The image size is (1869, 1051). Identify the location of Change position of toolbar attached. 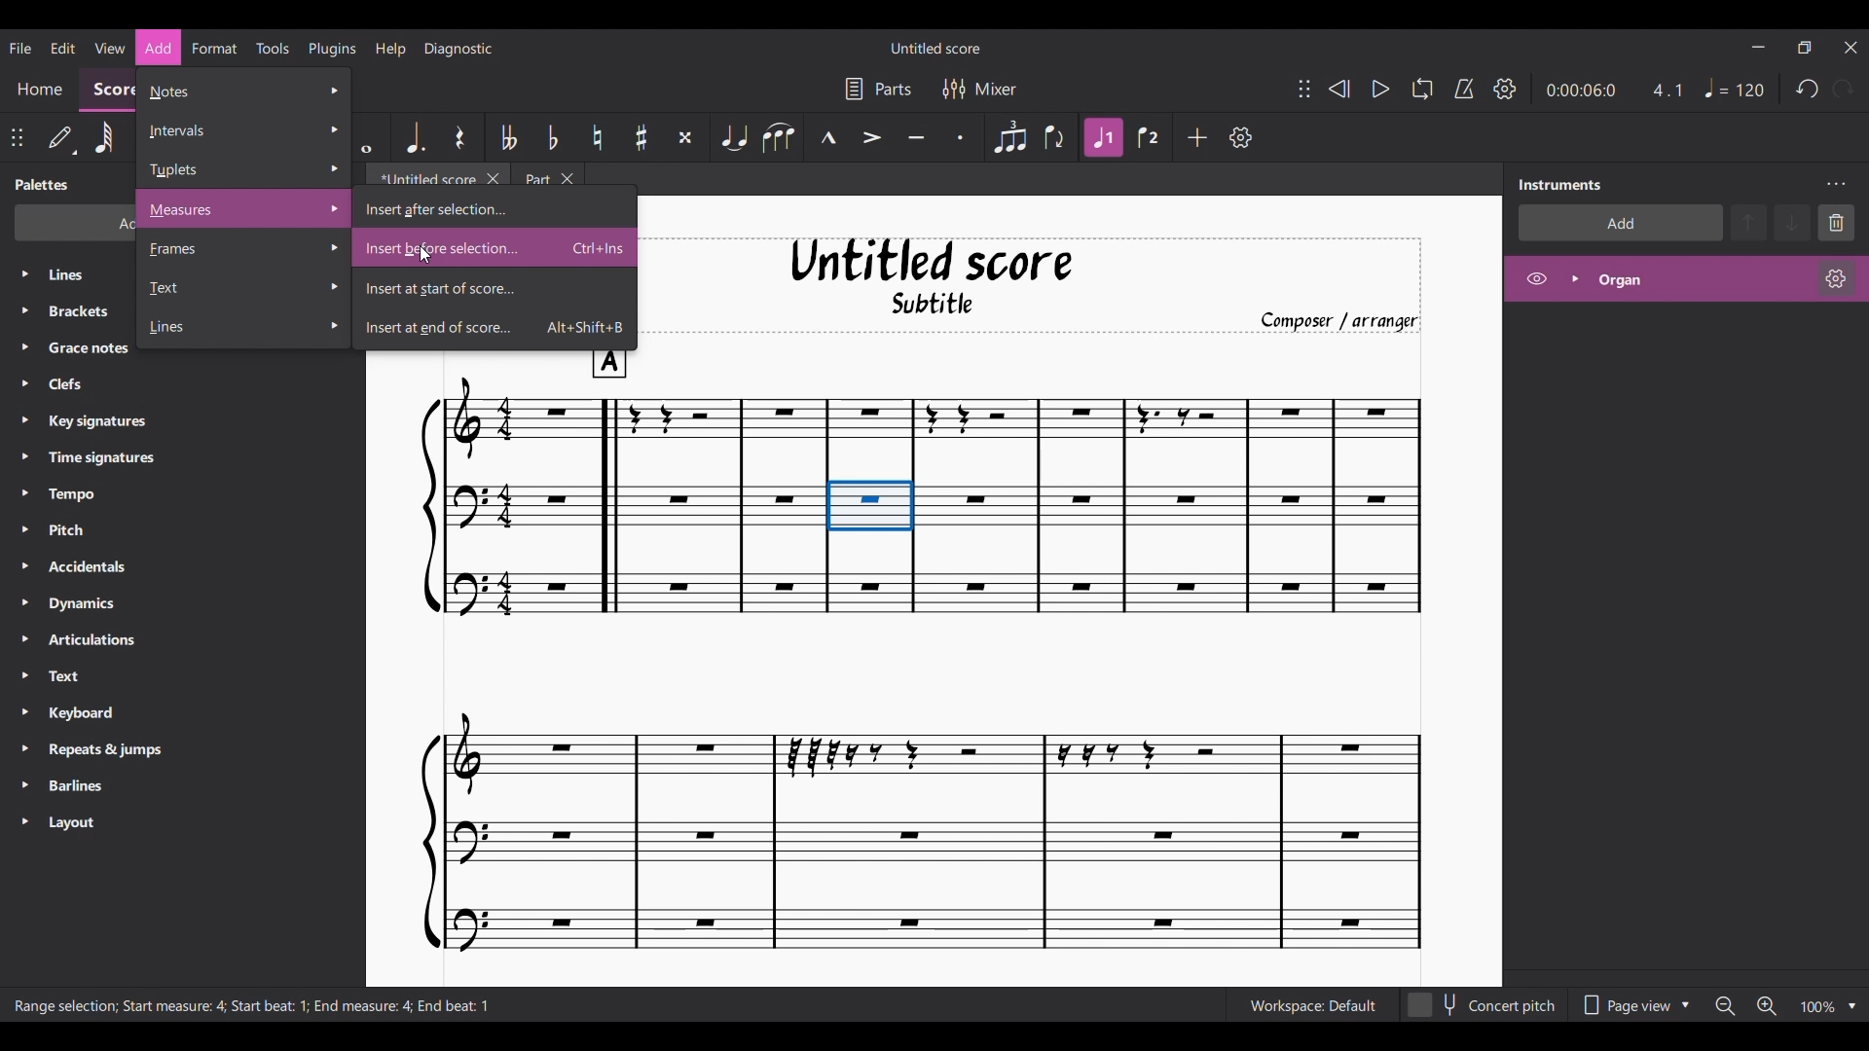
(17, 137).